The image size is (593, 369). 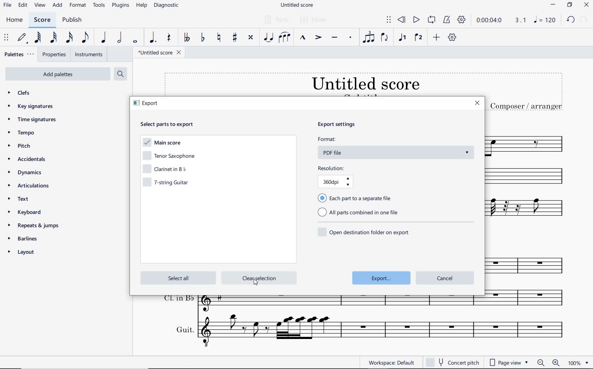 What do you see at coordinates (569, 5) in the screenshot?
I see `RESTORE DOWN` at bounding box center [569, 5].